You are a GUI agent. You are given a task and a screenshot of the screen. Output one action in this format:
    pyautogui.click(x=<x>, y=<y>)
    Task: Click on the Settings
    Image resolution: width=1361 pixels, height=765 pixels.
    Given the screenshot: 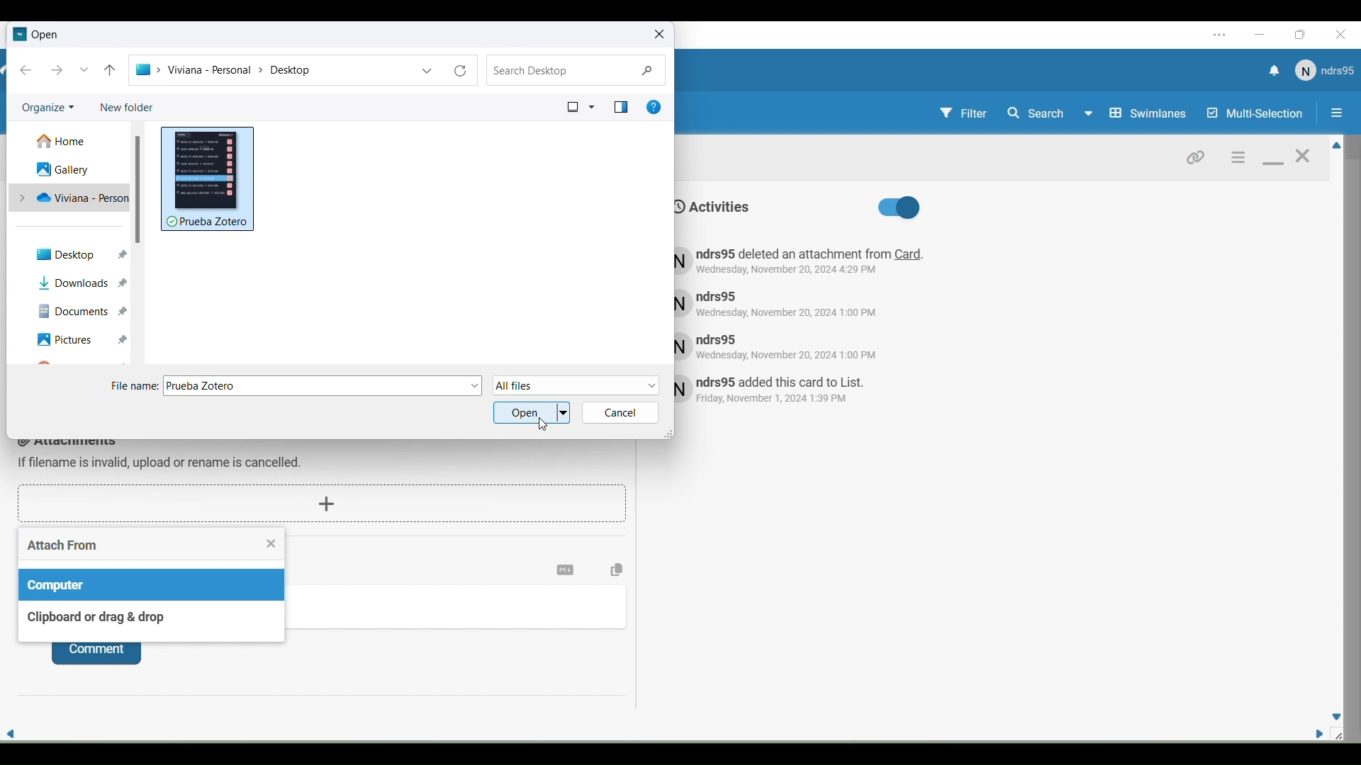 What is the action you would take?
    pyautogui.click(x=1236, y=157)
    